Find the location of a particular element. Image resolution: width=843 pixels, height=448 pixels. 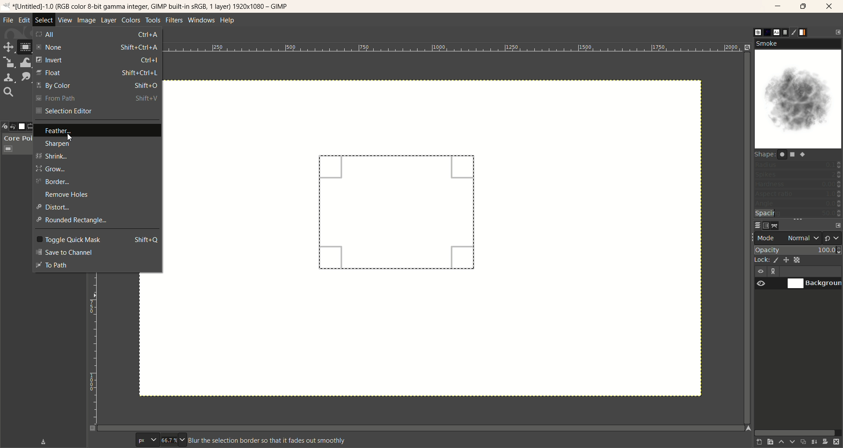

none is located at coordinates (96, 48).